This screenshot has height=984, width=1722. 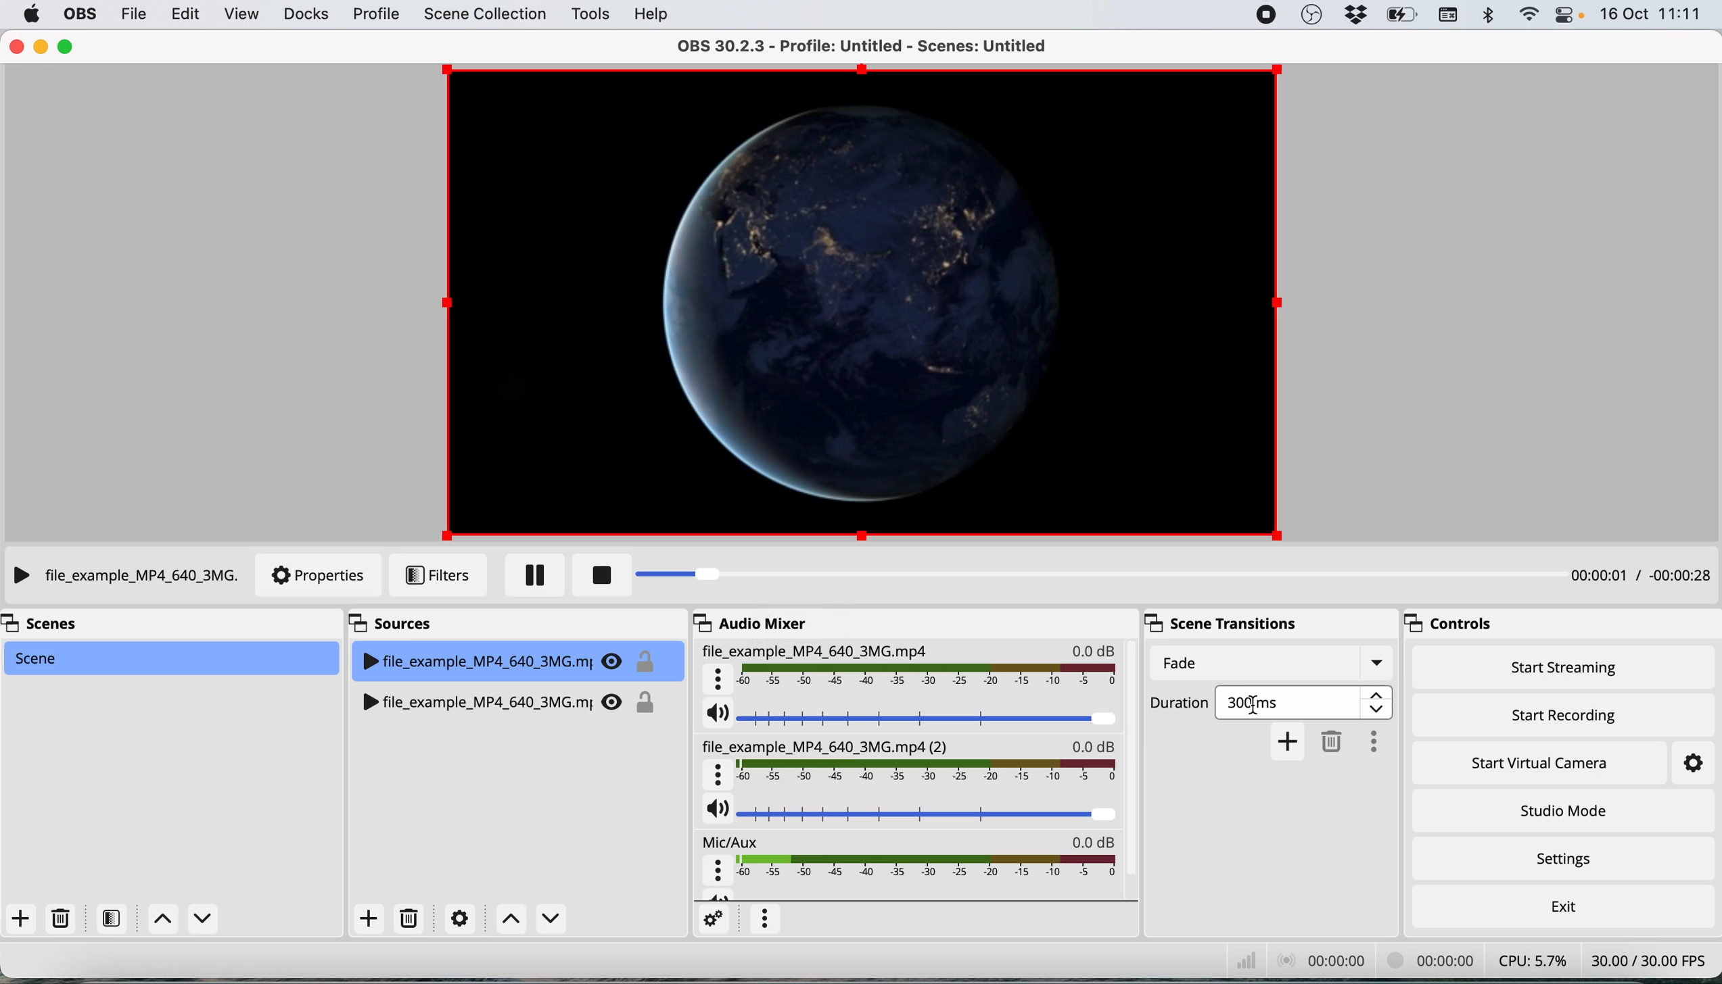 I want to click on timestamp, so click(x=1639, y=577).